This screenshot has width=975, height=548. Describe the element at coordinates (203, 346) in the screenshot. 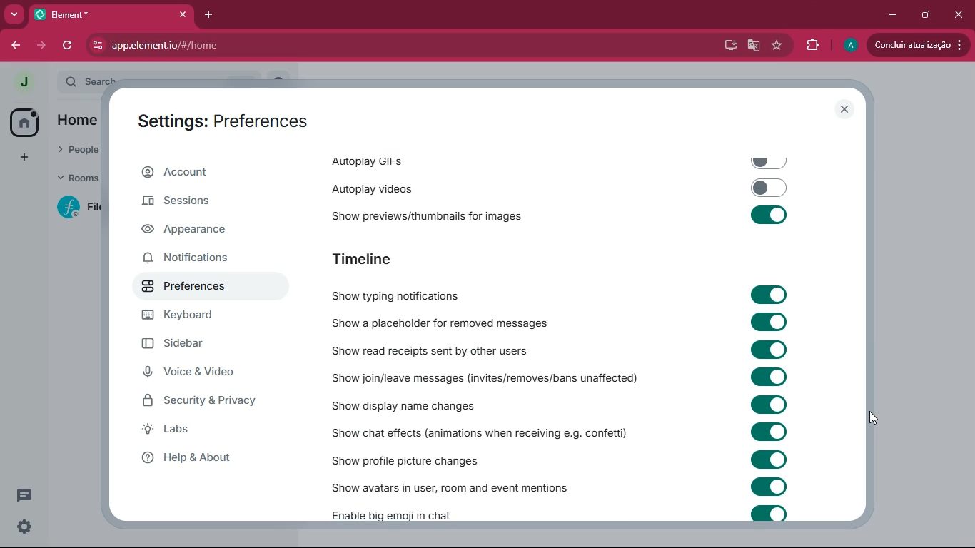

I see `sidebar` at that location.